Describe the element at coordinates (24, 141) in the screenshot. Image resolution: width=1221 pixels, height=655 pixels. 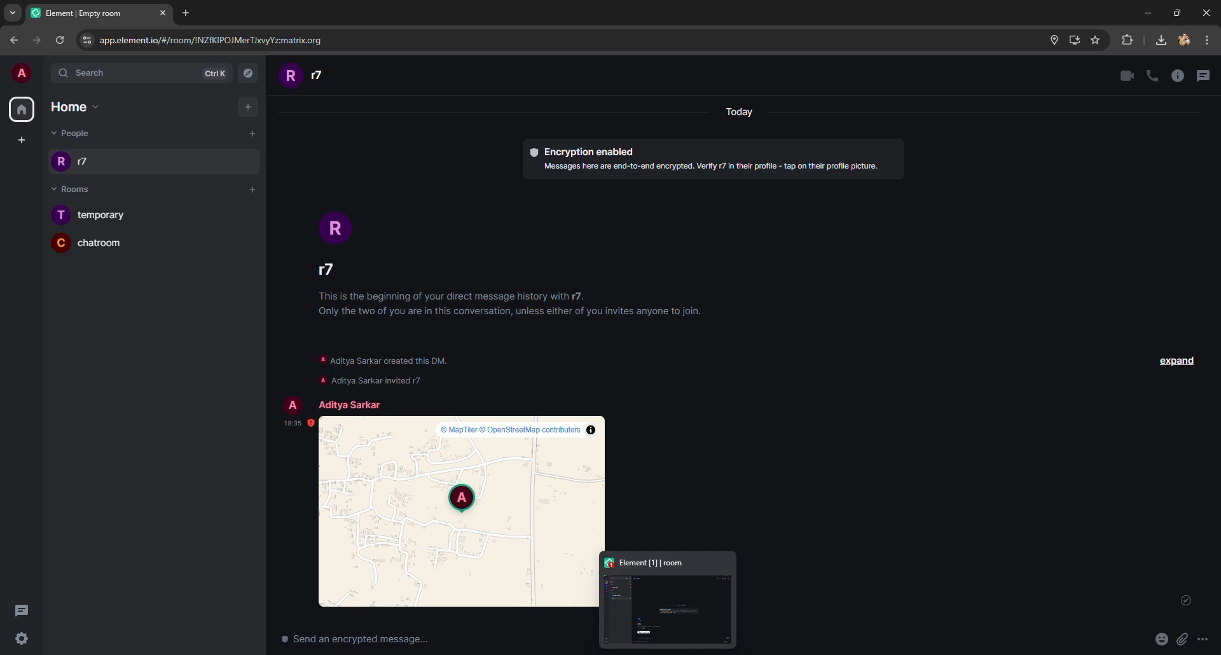
I see `create a space` at that location.